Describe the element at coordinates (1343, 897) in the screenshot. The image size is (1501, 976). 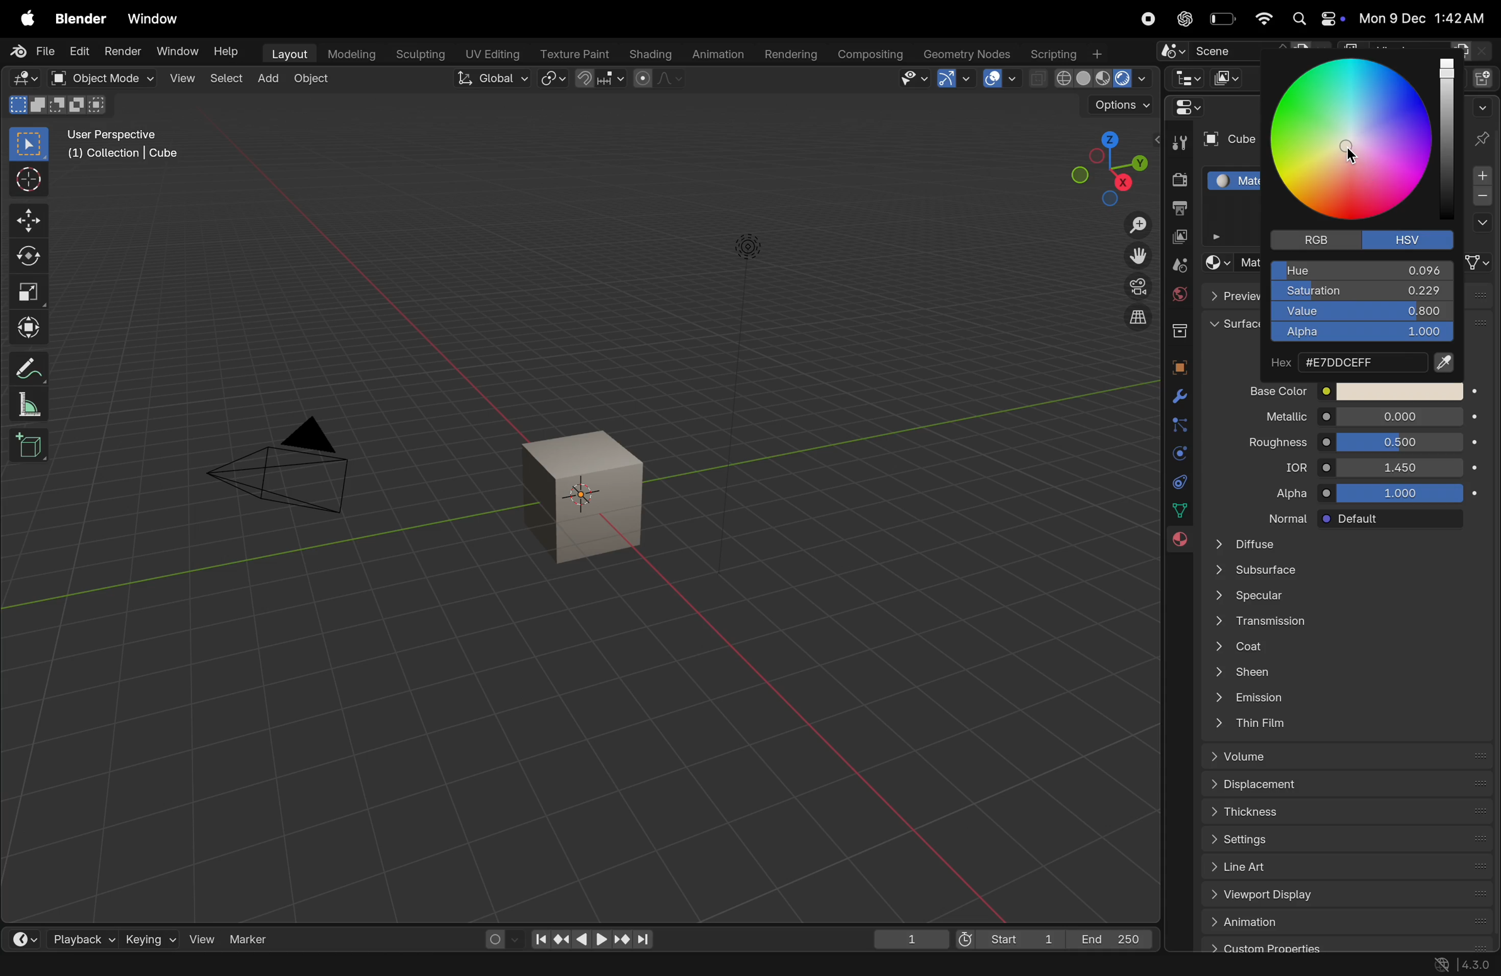
I see `view port display` at that location.